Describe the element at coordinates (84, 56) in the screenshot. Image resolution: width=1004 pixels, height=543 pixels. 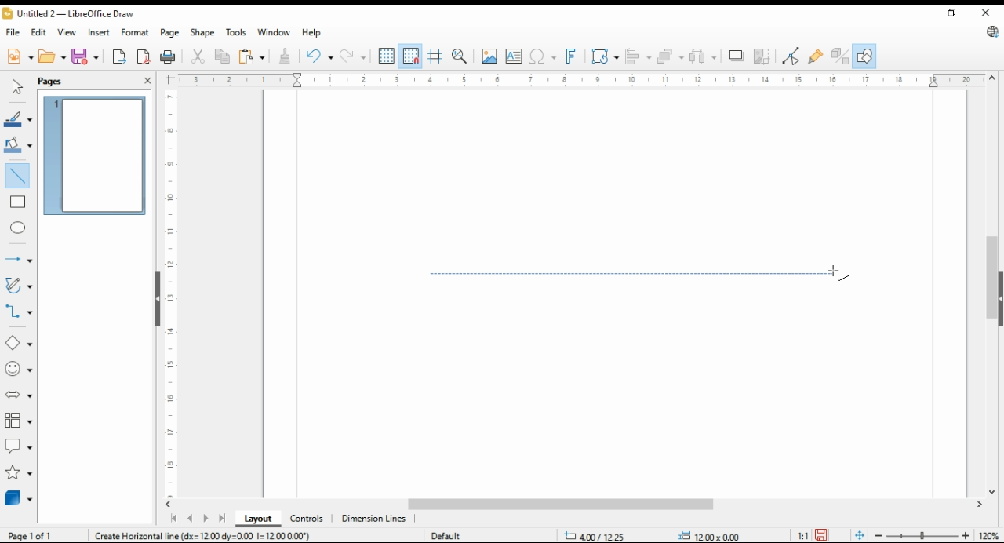
I see `save` at that location.